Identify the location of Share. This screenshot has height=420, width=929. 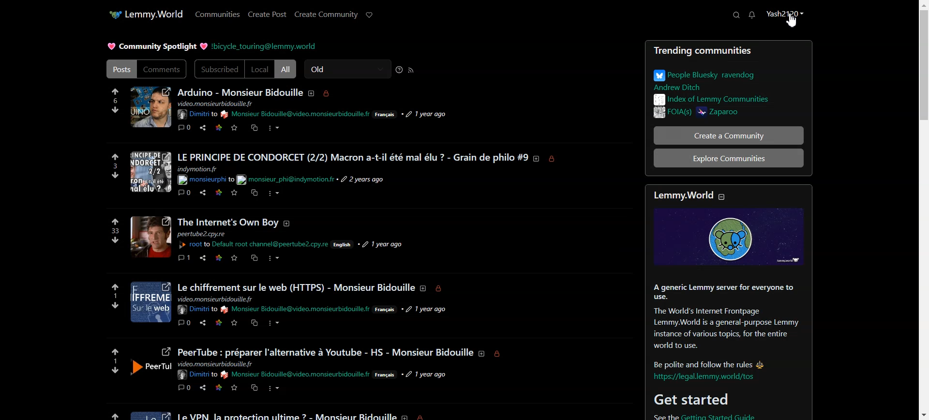
(203, 127).